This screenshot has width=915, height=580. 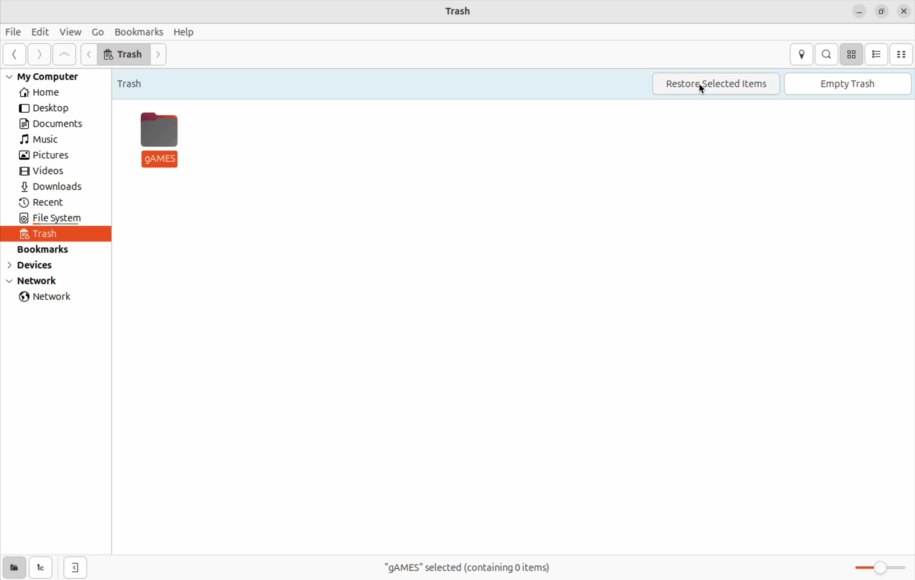 I want to click on Edit, so click(x=41, y=31).